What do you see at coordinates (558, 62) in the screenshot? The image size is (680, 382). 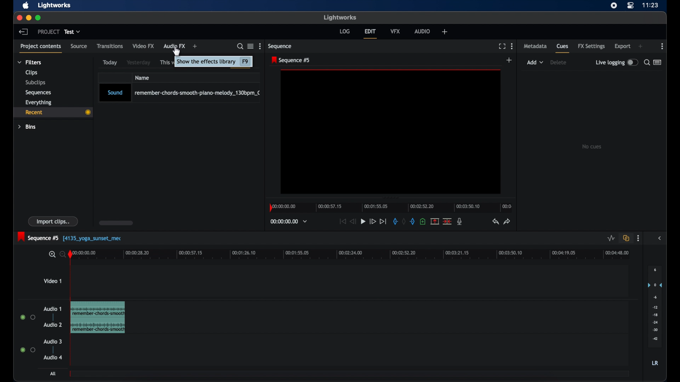 I see `delete` at bounding box center [558, 62].